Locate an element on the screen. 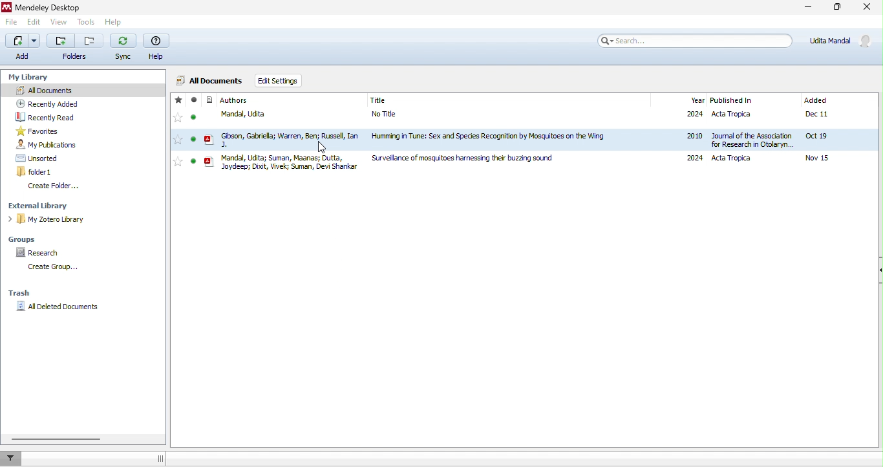 The width and height of the screenshot is (883, 467). cursor is located at coordinates (326, 146).